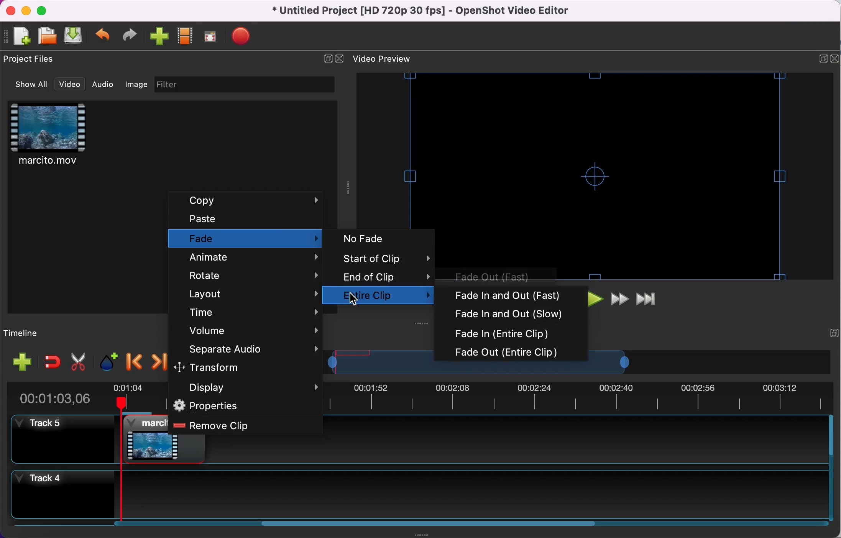 This screenshot has height=538, width=841. Describe the element at coordinates (249, 276) in the screenshot. I see `rotate` at that location.